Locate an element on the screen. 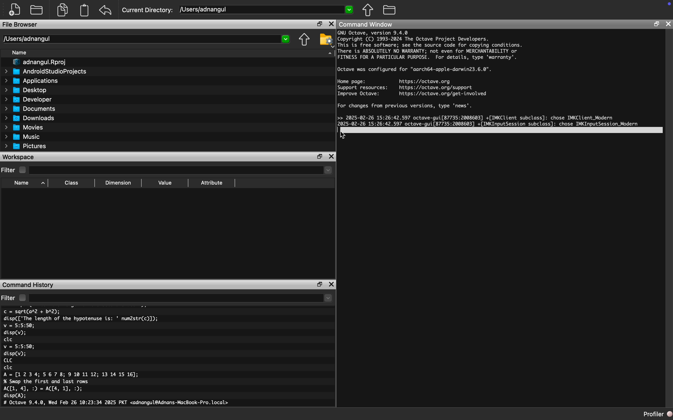 The image size is (673, 420). Name  is located at coordinates (28, 183).